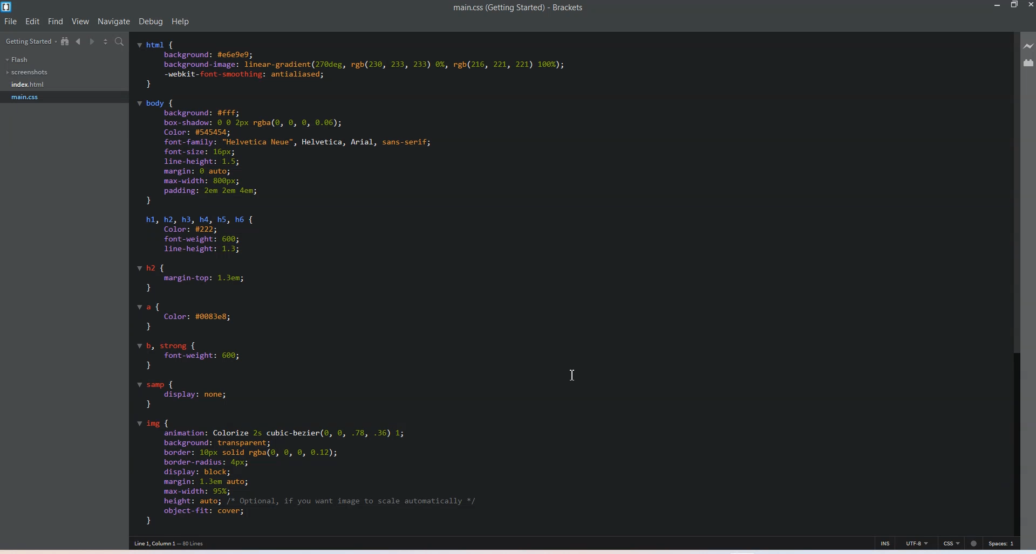 The width and height of the screenshot is (1036, 554). What do you see at coordinates (93, 41) in the screenshot?
I see `Navigate Forward` at bounding box center [93, 41].